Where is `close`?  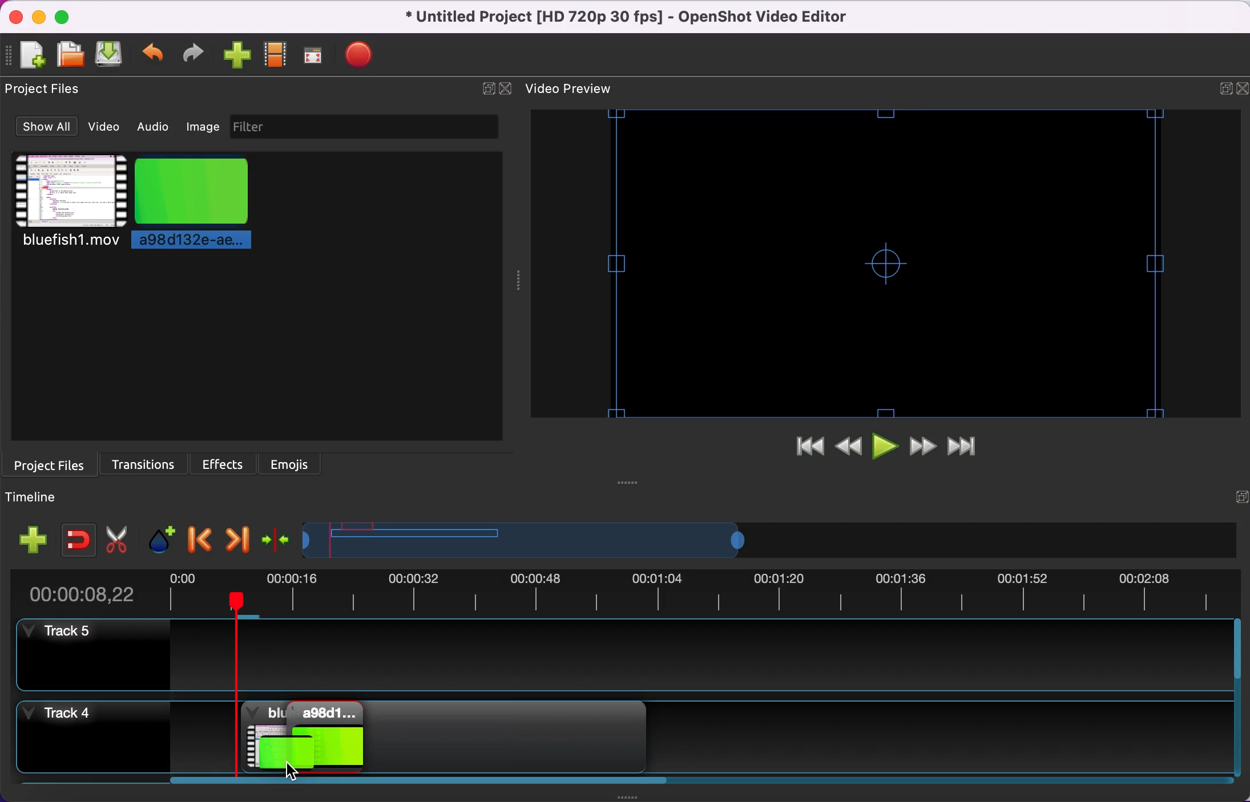 close is located at coordinates (508, 89).